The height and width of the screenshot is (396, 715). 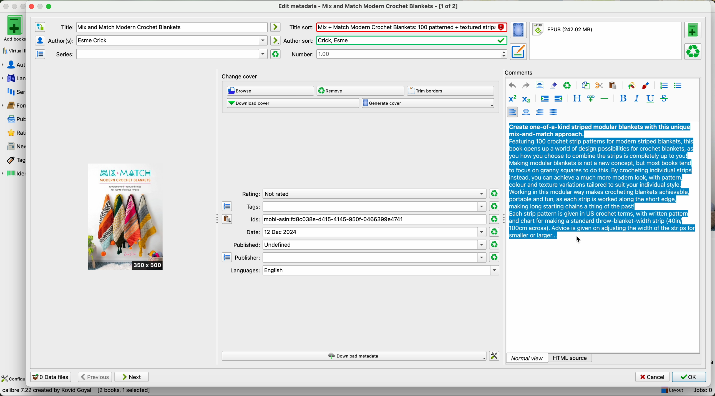 What do you see at coordinates (369, 6) in the screenshot?
I see `edit metadata` at bounding box center [369, 6].